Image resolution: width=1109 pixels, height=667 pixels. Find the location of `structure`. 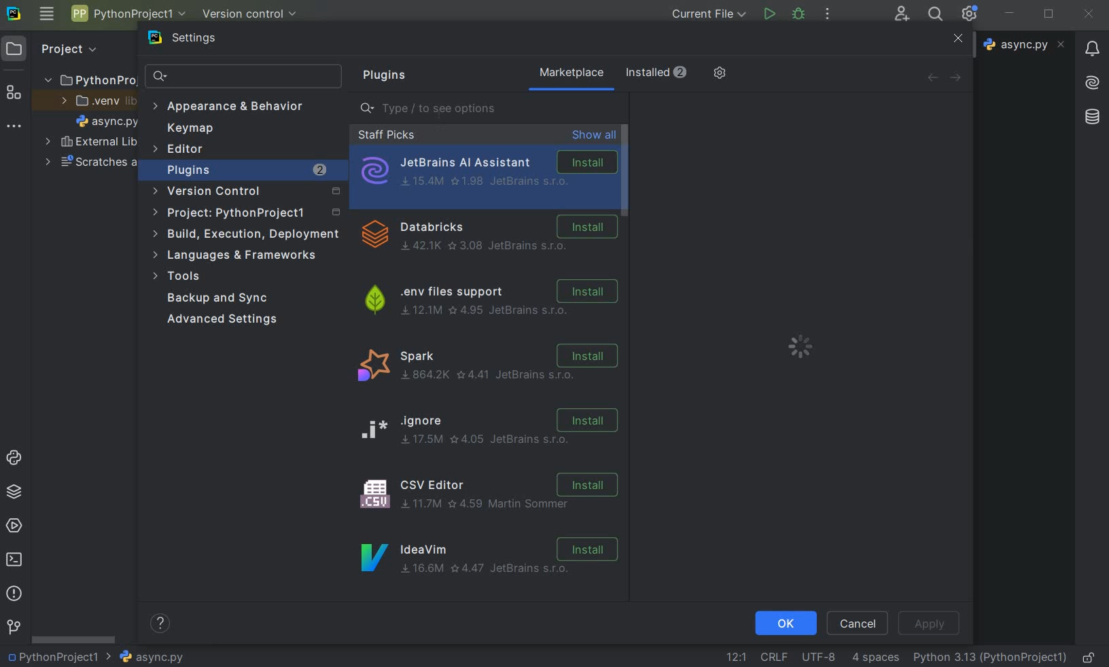

structure is located at coordinates (14, 90).